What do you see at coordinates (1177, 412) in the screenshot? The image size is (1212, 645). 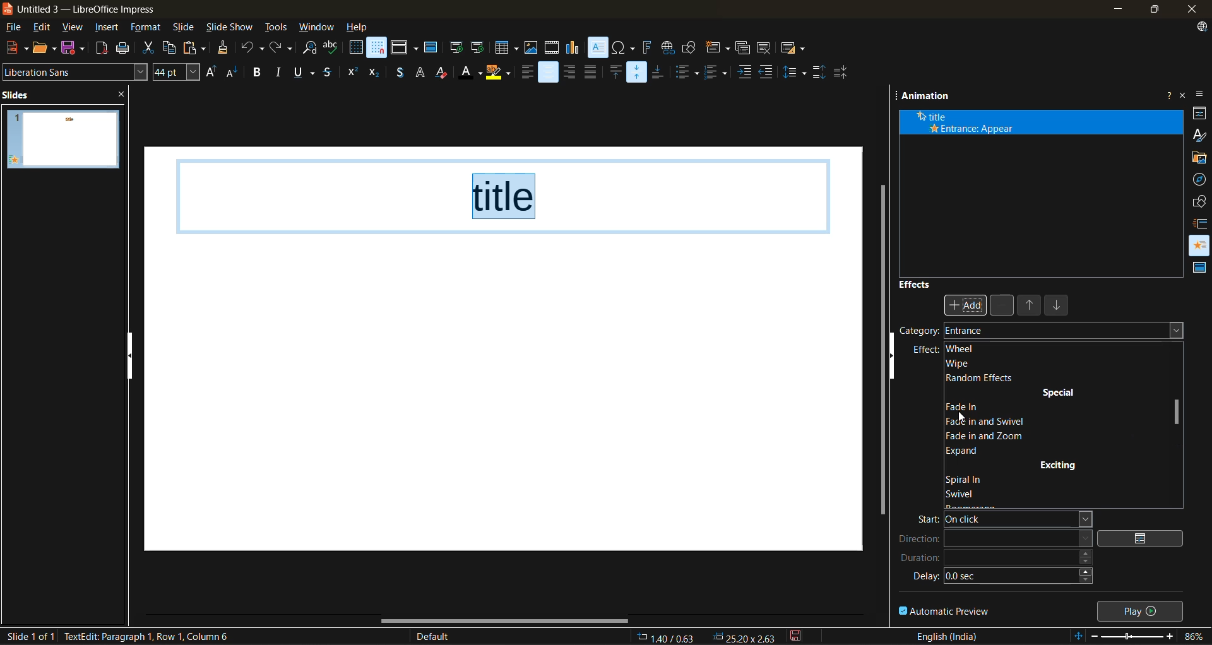 I see `vertical scroll bar` at bounding box center [1177, 412].